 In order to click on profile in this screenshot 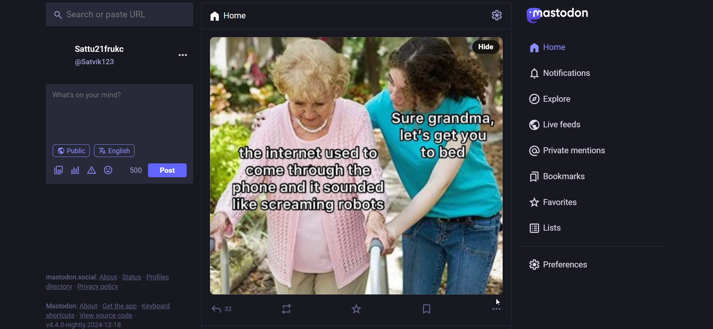, I will do `click(162, 276)`.